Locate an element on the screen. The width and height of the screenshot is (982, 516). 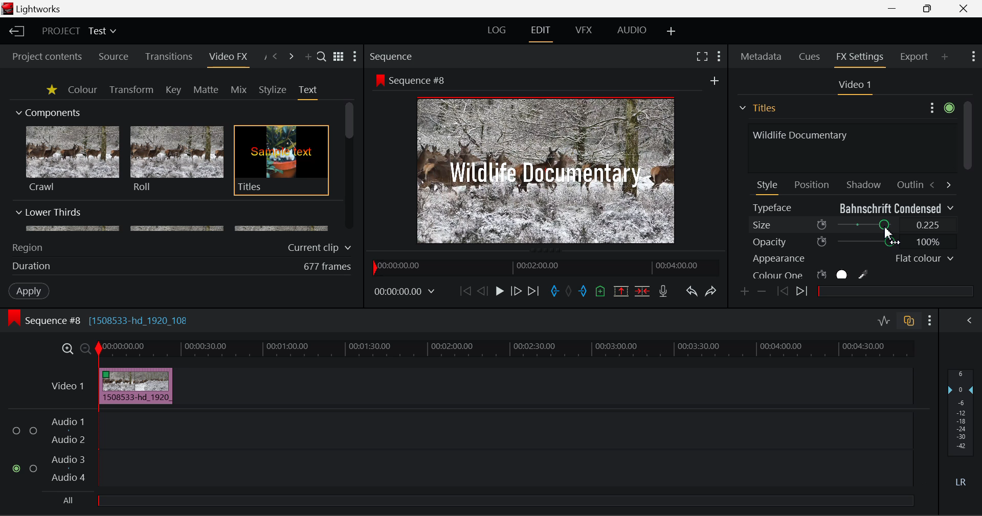
Toggle audio levels editing is located at coordinates (883, 319).